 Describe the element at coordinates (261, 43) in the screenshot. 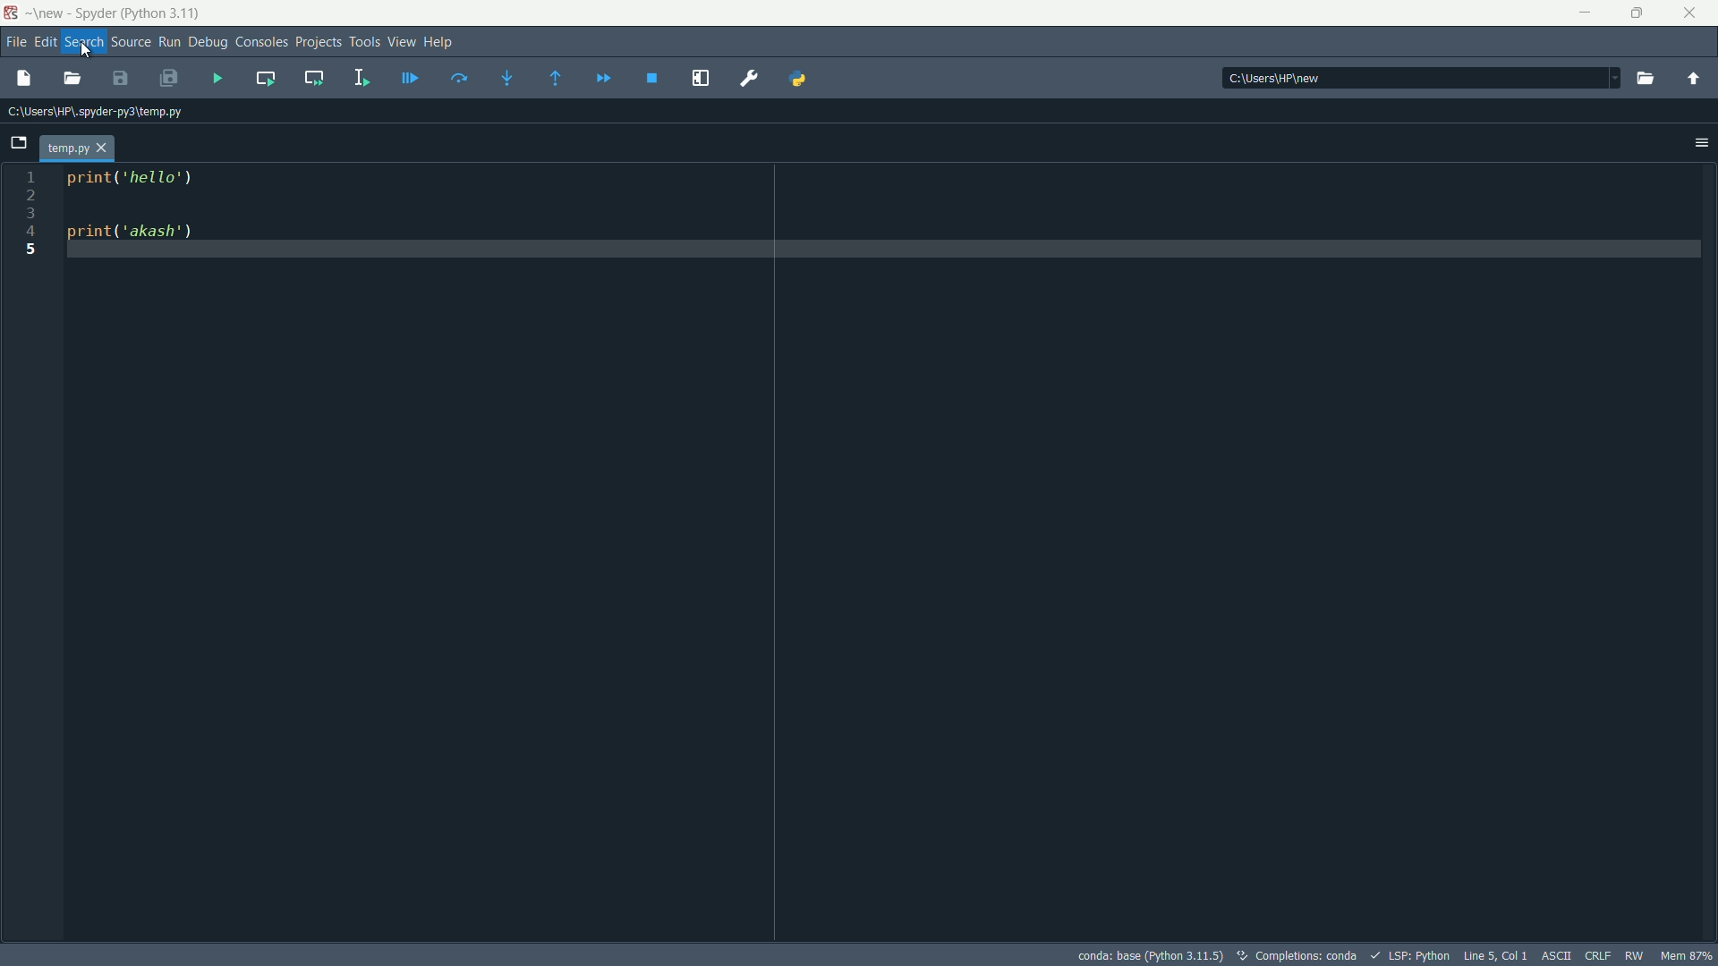

I see `consoles menu` at that location.